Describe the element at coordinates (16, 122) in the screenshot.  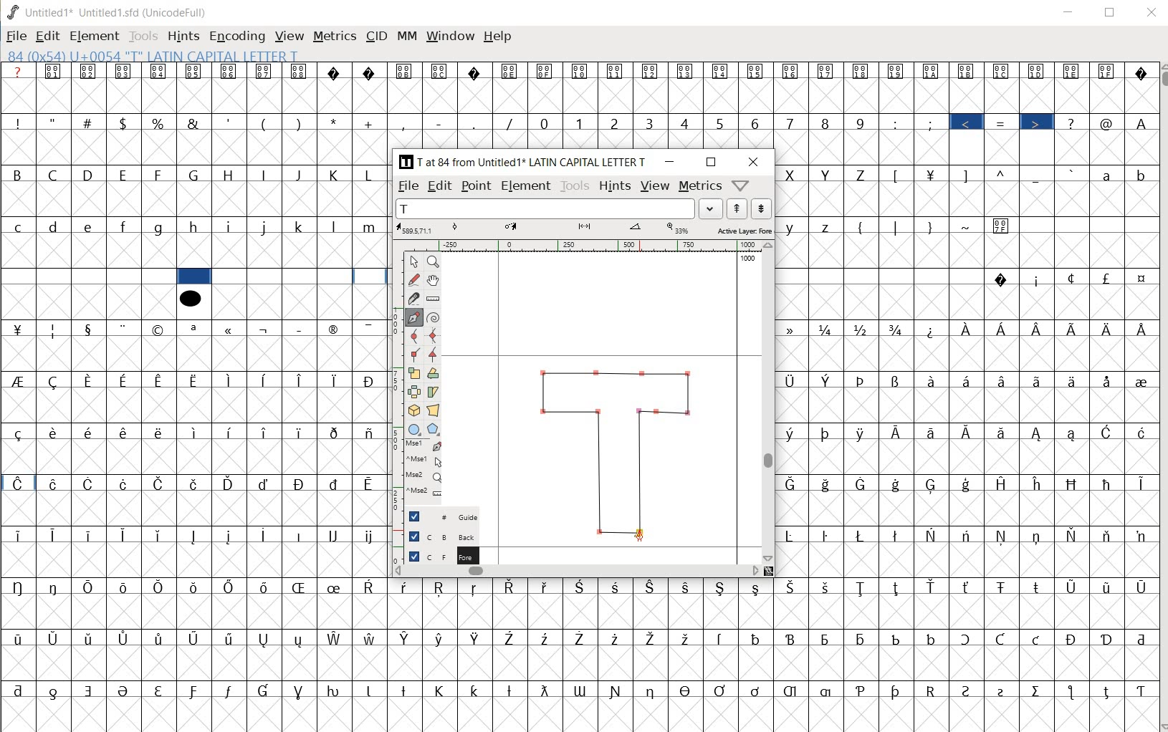
I see `!` at that location.